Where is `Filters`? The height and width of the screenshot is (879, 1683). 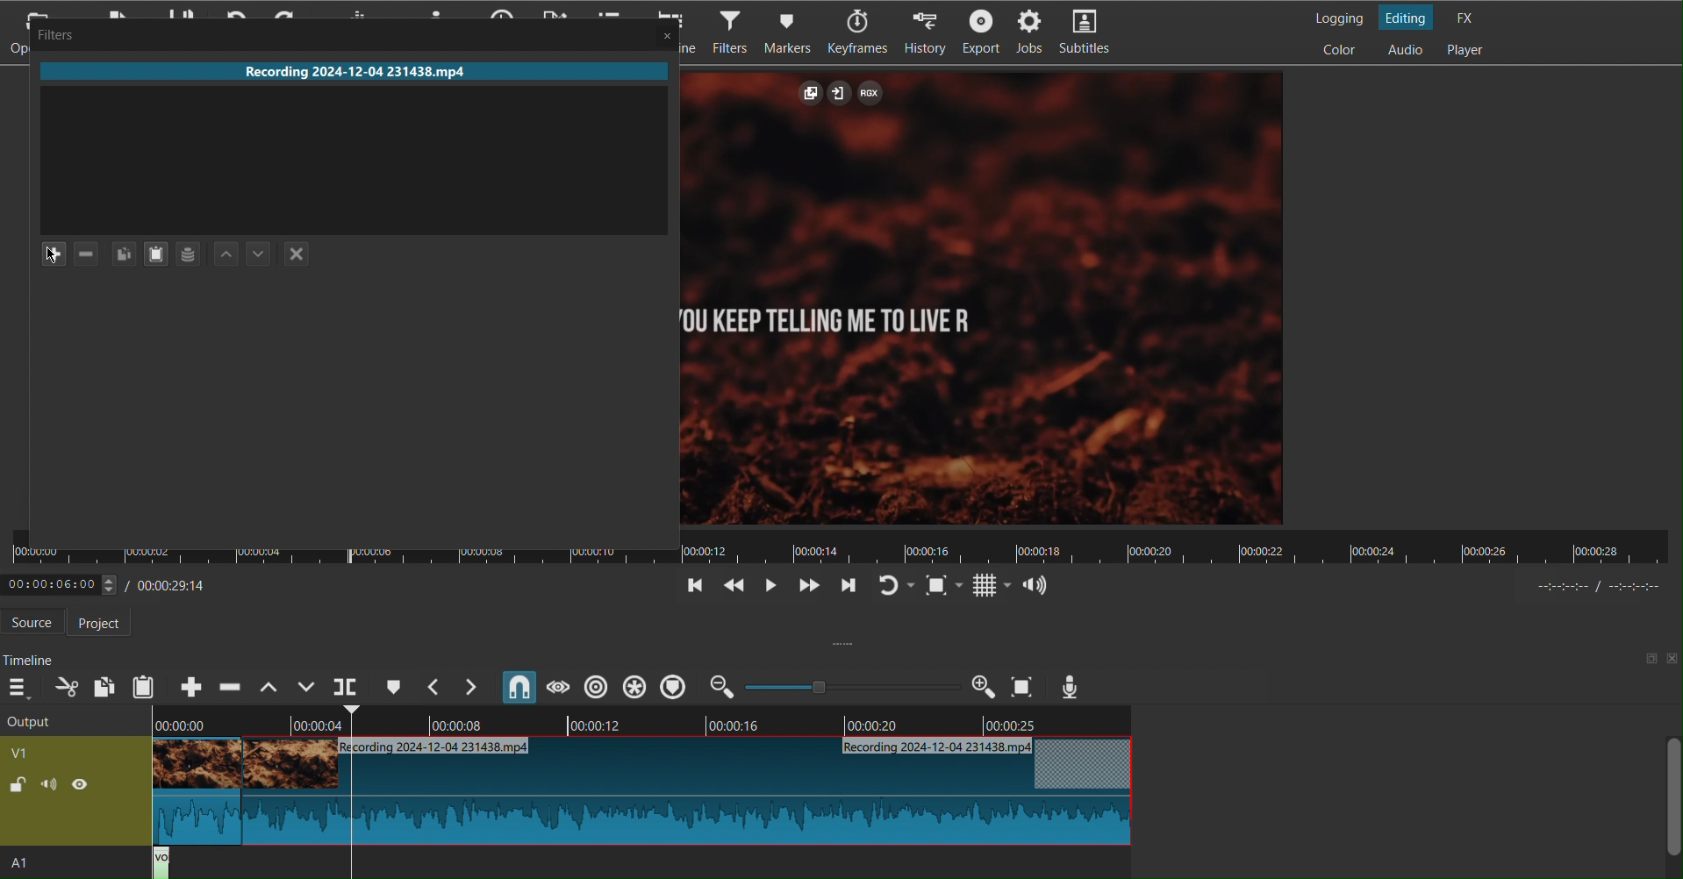 Filters is located at coordinates (57, 33).